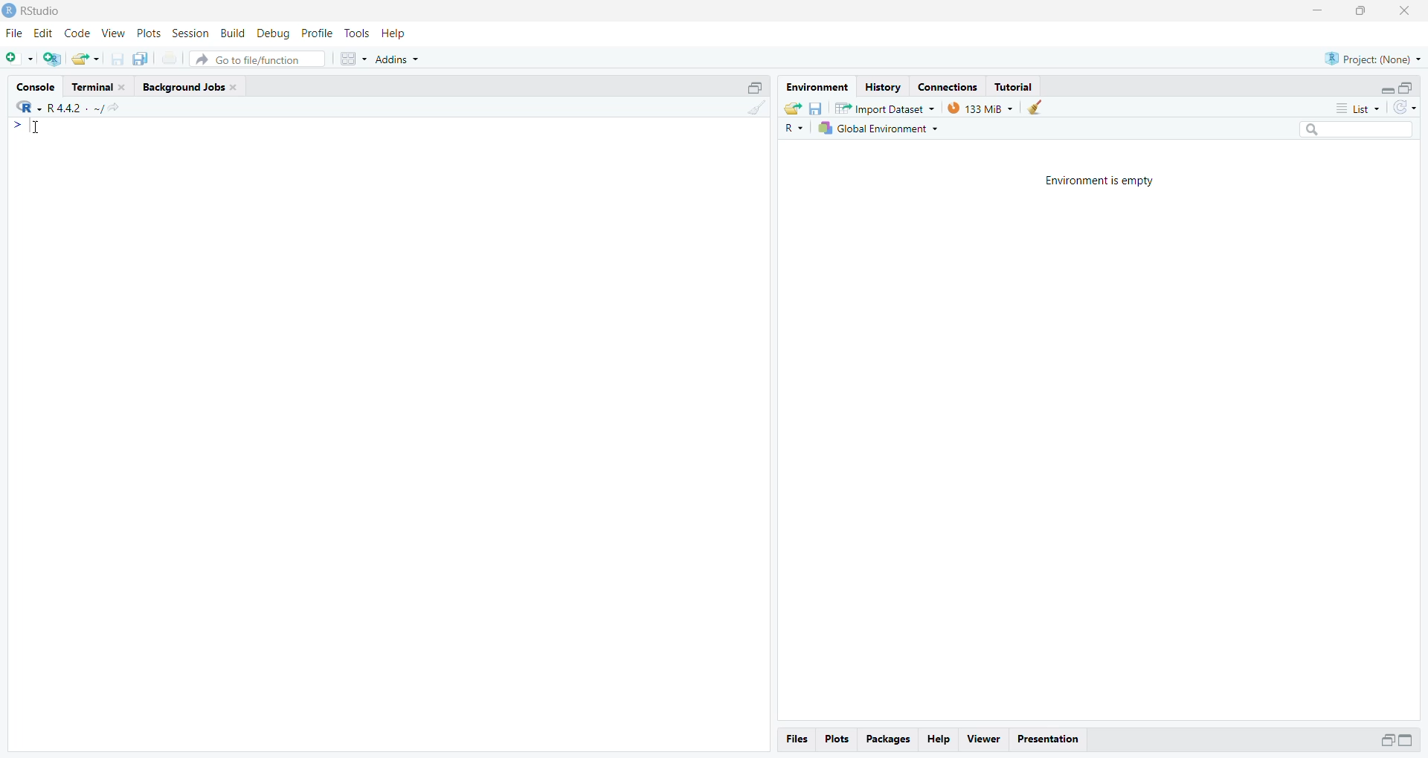 The width and height of the screenshot is (1428, 758). Describe the element at coordinates (79, 36) in the screenshot. I see `Code` at that location.